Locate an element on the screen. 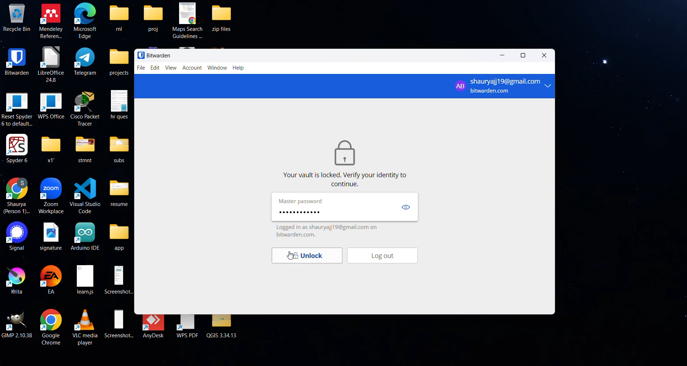 Image resolution: width=687 pixels, height=366 pixels. LibreOffice 24.8 is located at coordinates (51, 64).